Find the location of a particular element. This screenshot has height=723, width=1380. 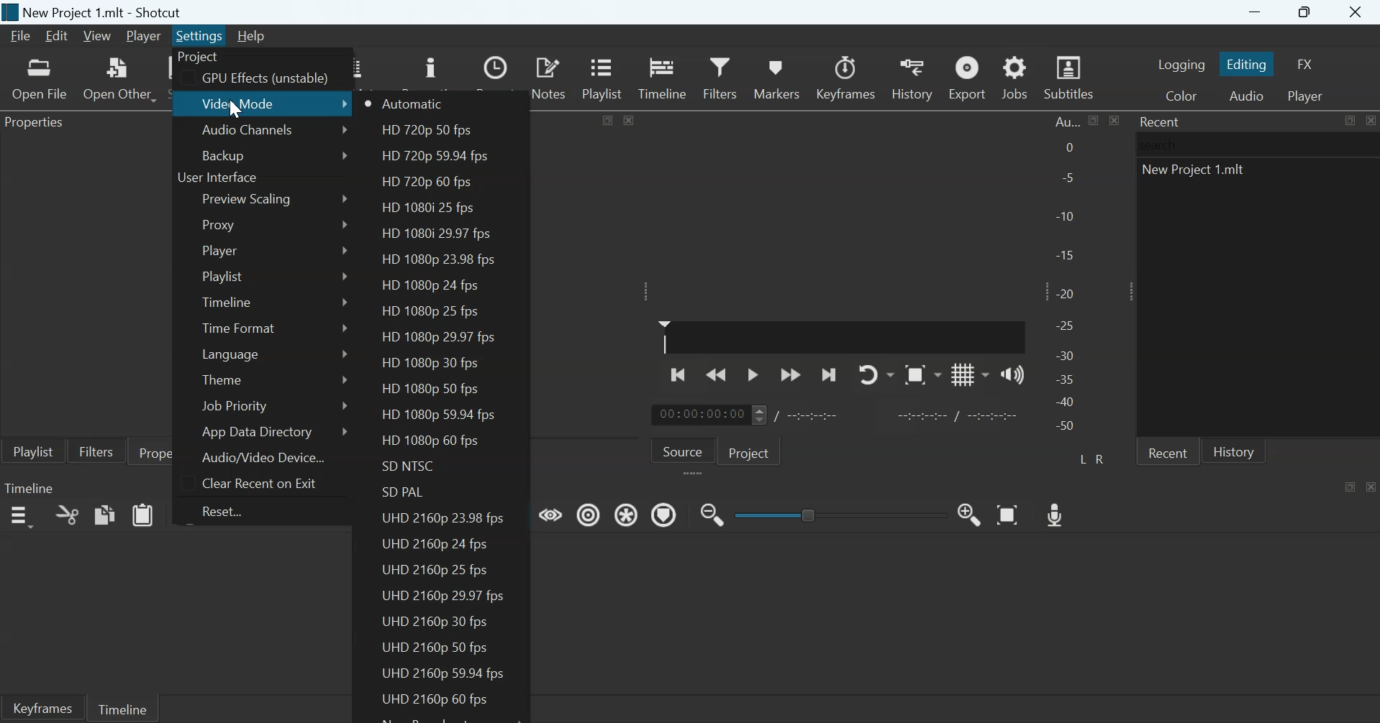

HD 1080p 50fps is located at coordinates (430, 390).